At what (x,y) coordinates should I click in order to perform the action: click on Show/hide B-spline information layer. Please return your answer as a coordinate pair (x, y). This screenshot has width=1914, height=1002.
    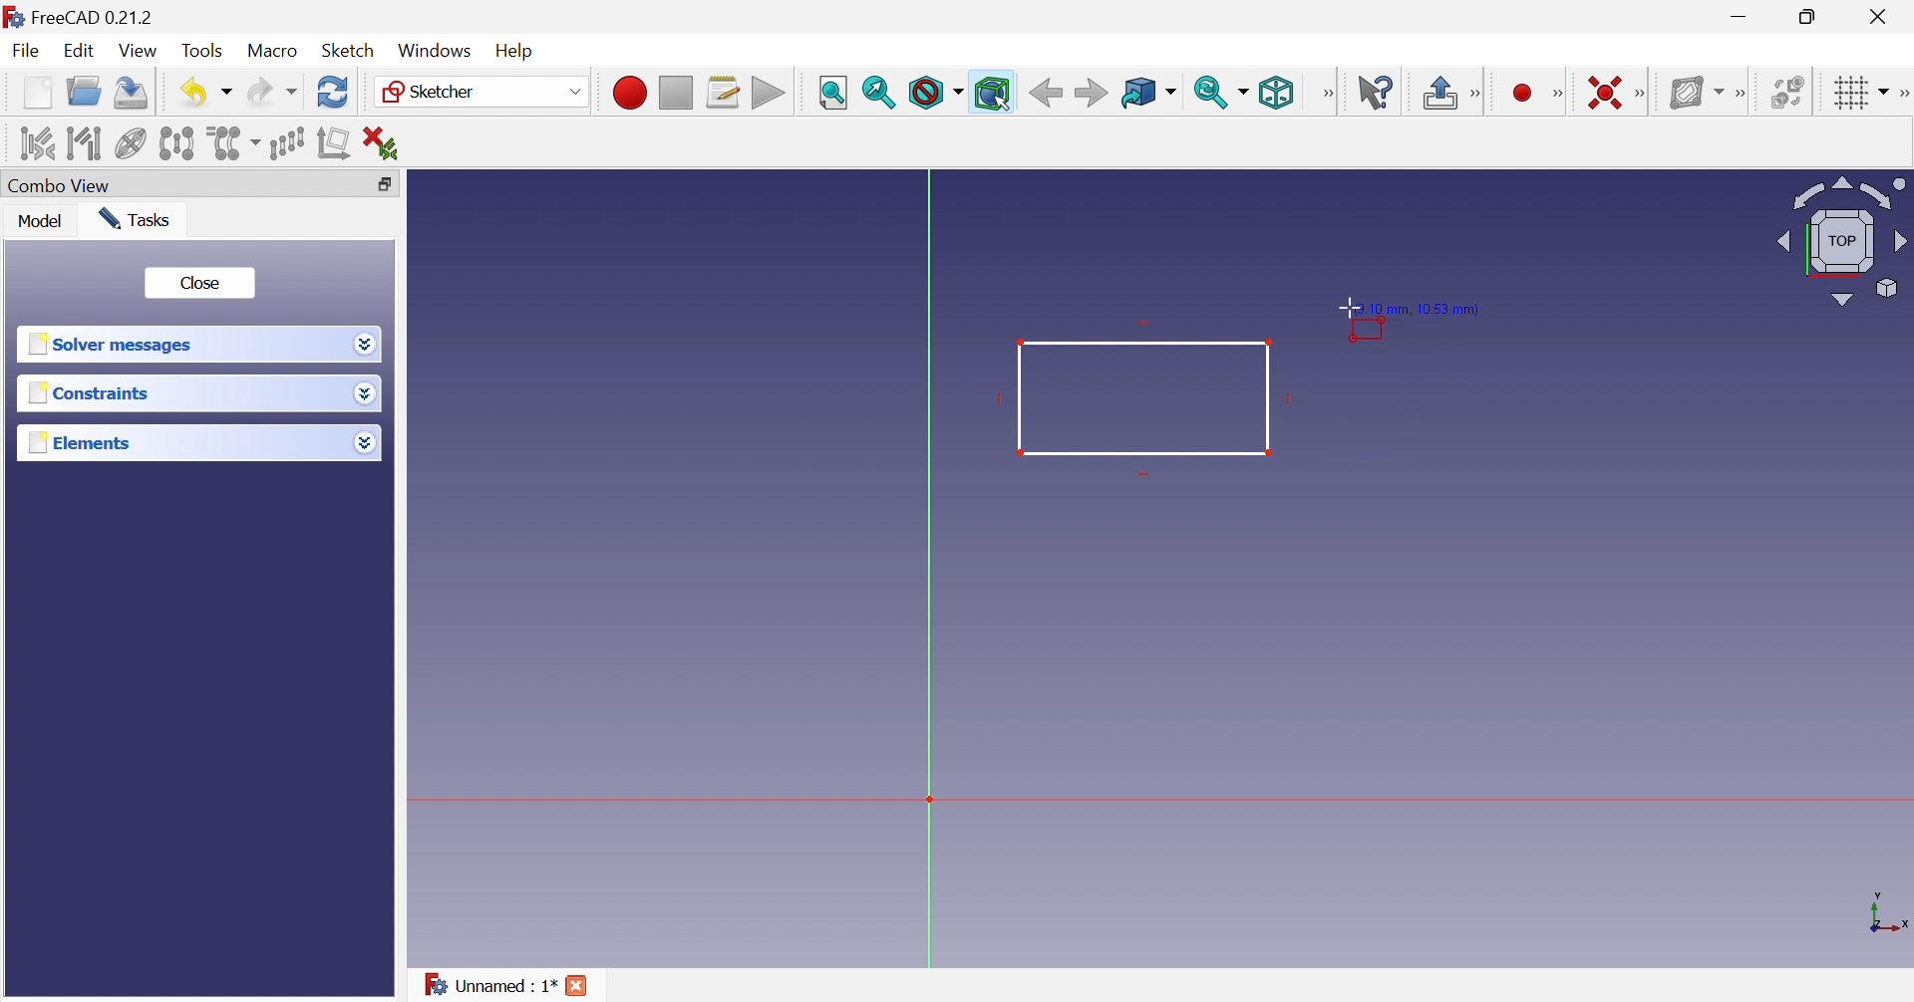
    Looking at the image, I should click on (1695, 93).